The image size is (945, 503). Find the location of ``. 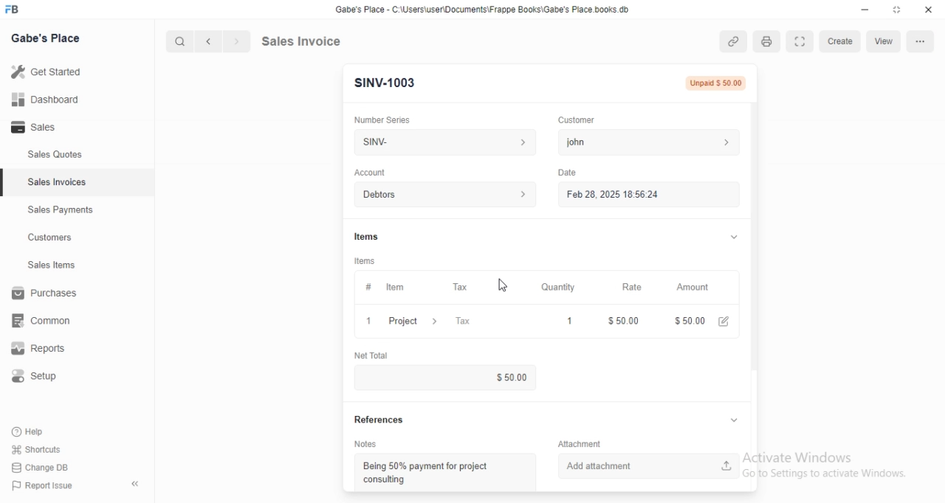

 is located at coordinates (368, 287).